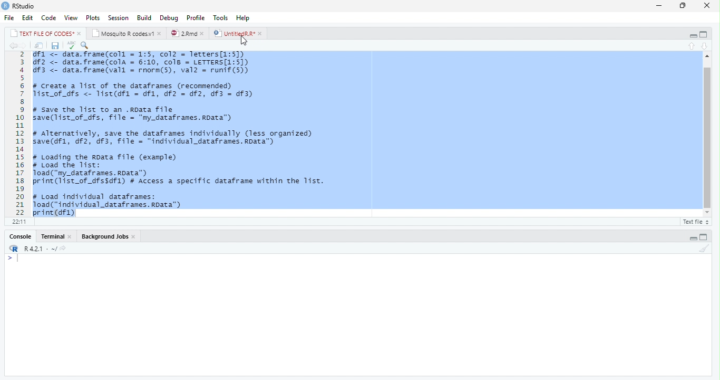 This screenshot has width=720, height=380. Describe the element at coordinates (93, 17) in the screenshot. I see `Plots` at that location.